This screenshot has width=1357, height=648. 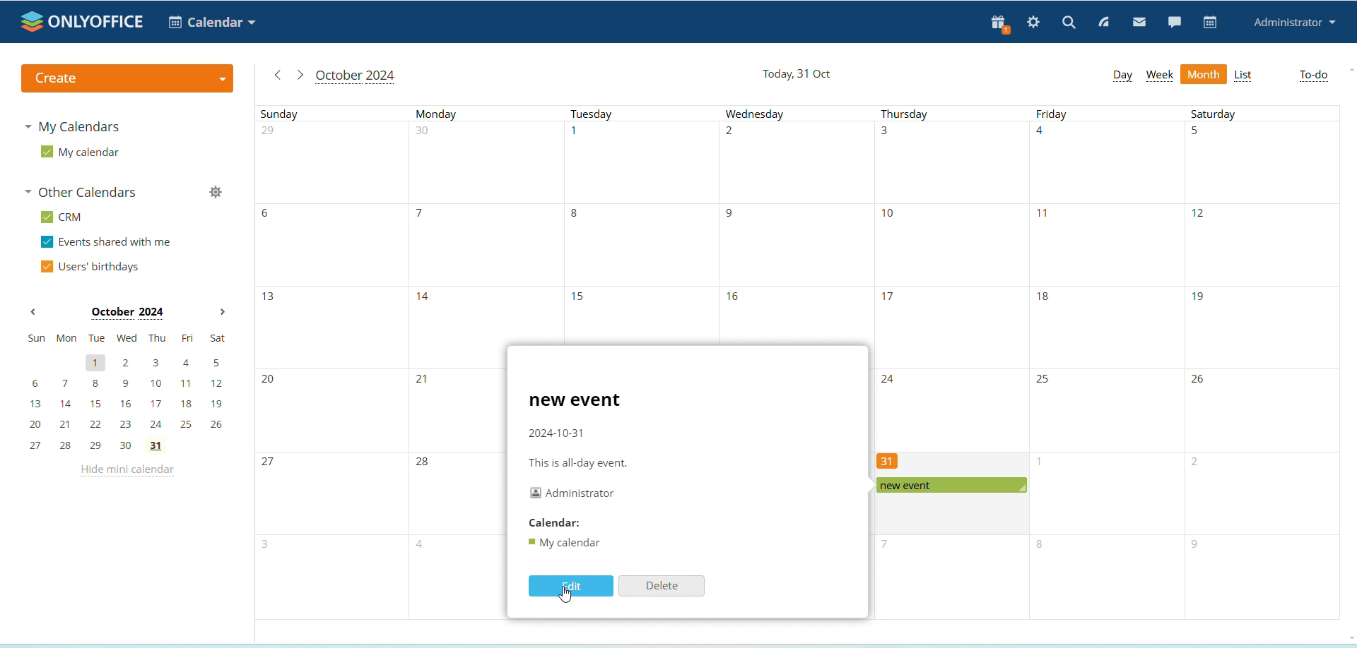 I want to click on go to next month, so click(x=299, y=75).